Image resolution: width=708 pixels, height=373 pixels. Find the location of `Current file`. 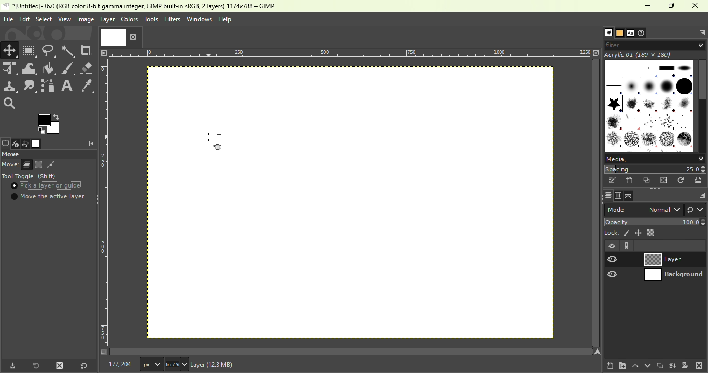

Current file is located at coordinates (120, 37).